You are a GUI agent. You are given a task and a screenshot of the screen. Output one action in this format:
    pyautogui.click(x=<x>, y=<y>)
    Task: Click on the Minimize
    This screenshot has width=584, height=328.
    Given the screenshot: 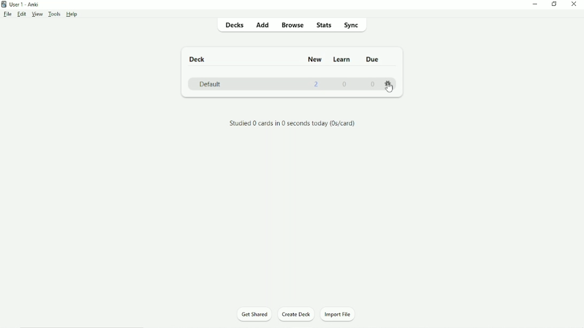 What is the action you would take?
    pyautogui.click(x=535, y=5)
    